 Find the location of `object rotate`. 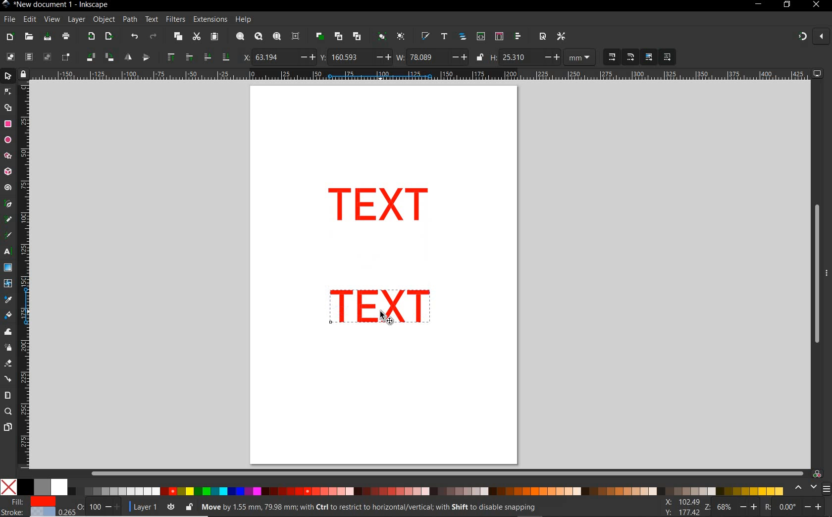

object rotate is located at coordinates (99, 57).